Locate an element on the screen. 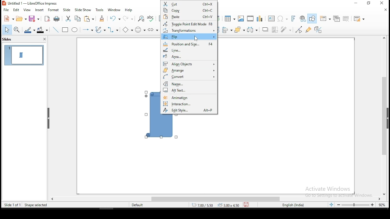 This screenshot has height=219, width=390. crop image is located at coordinates (275, 29).